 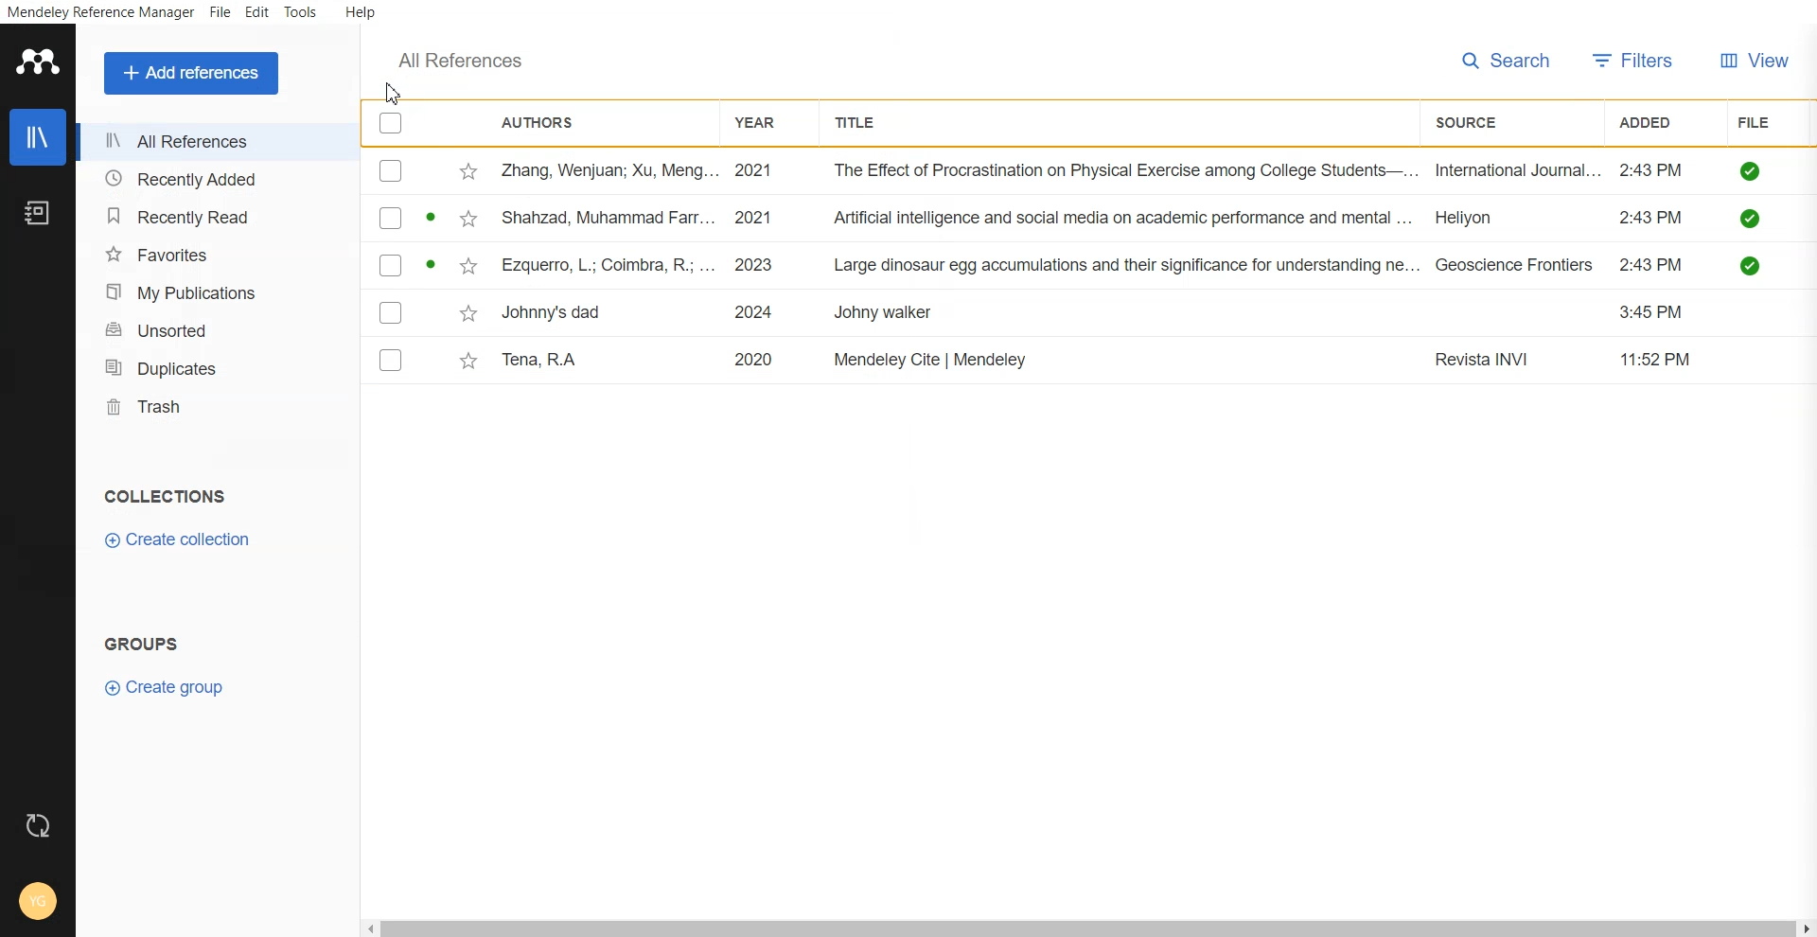 I want to click on Geoscience Frontiers, so click(x=1515, y=265).